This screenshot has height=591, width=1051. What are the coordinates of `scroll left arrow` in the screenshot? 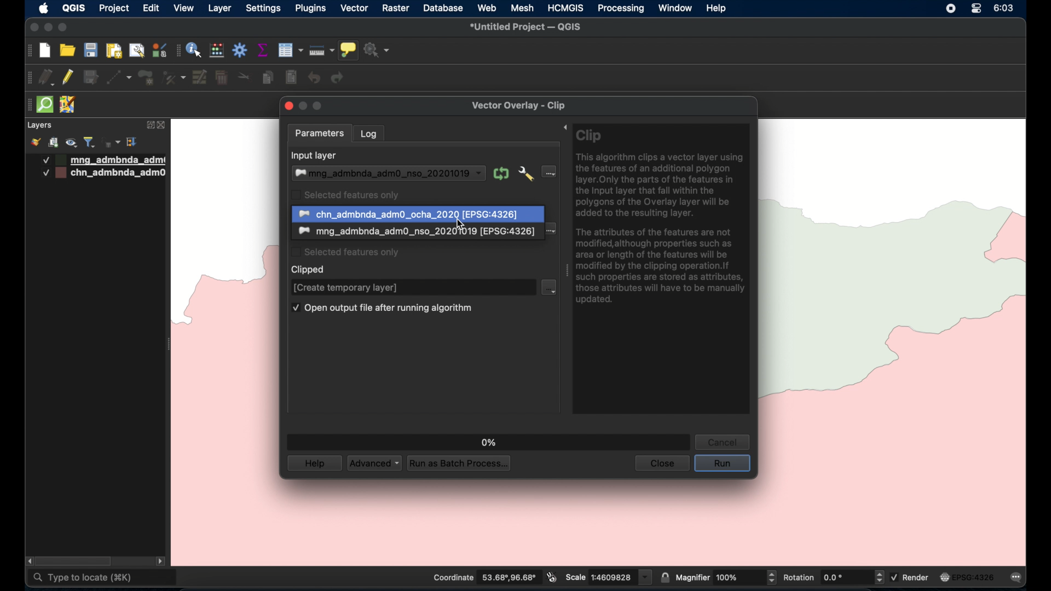 It's located at (27, 561).